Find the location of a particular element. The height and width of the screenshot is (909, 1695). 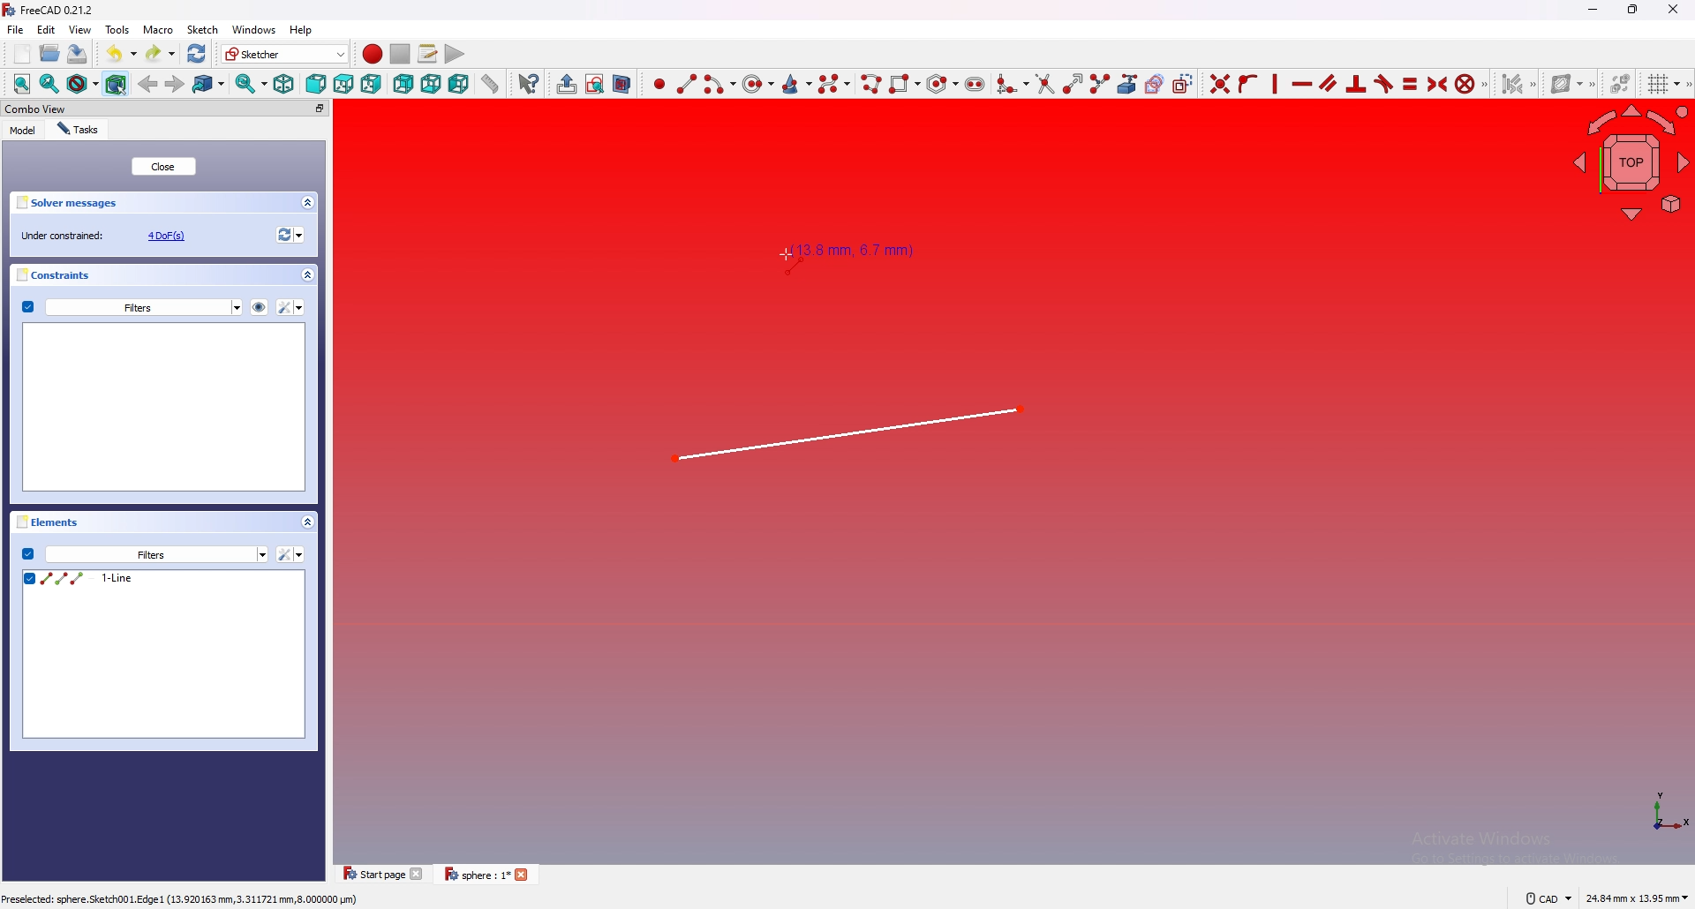

File is located at coordinates (15, 30).